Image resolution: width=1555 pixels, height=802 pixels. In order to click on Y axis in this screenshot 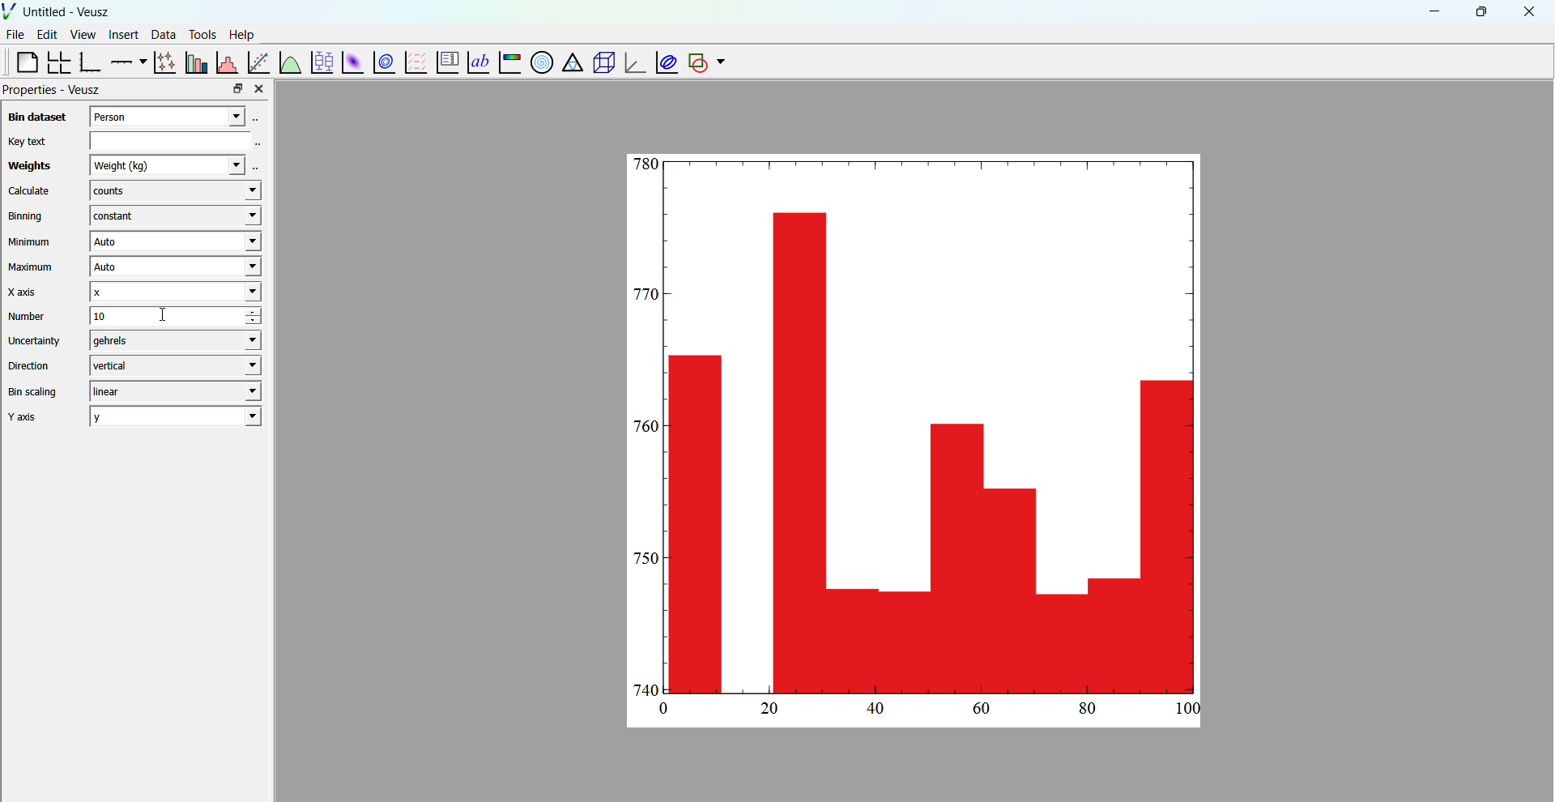, I will do `click(28, 417)`.